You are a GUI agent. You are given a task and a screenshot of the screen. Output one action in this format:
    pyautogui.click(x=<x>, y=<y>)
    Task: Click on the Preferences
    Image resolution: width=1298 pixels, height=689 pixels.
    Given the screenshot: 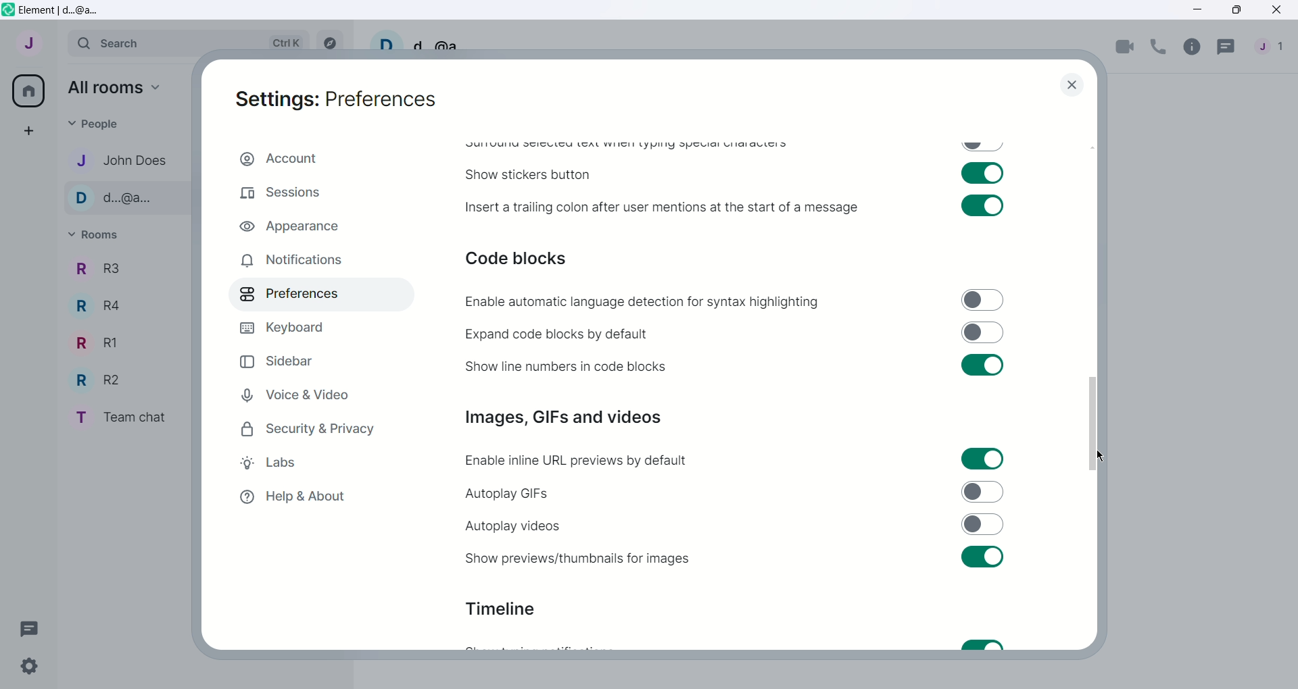 What is the action you would take?
    pyautogui.click(x=314, y=295)
    